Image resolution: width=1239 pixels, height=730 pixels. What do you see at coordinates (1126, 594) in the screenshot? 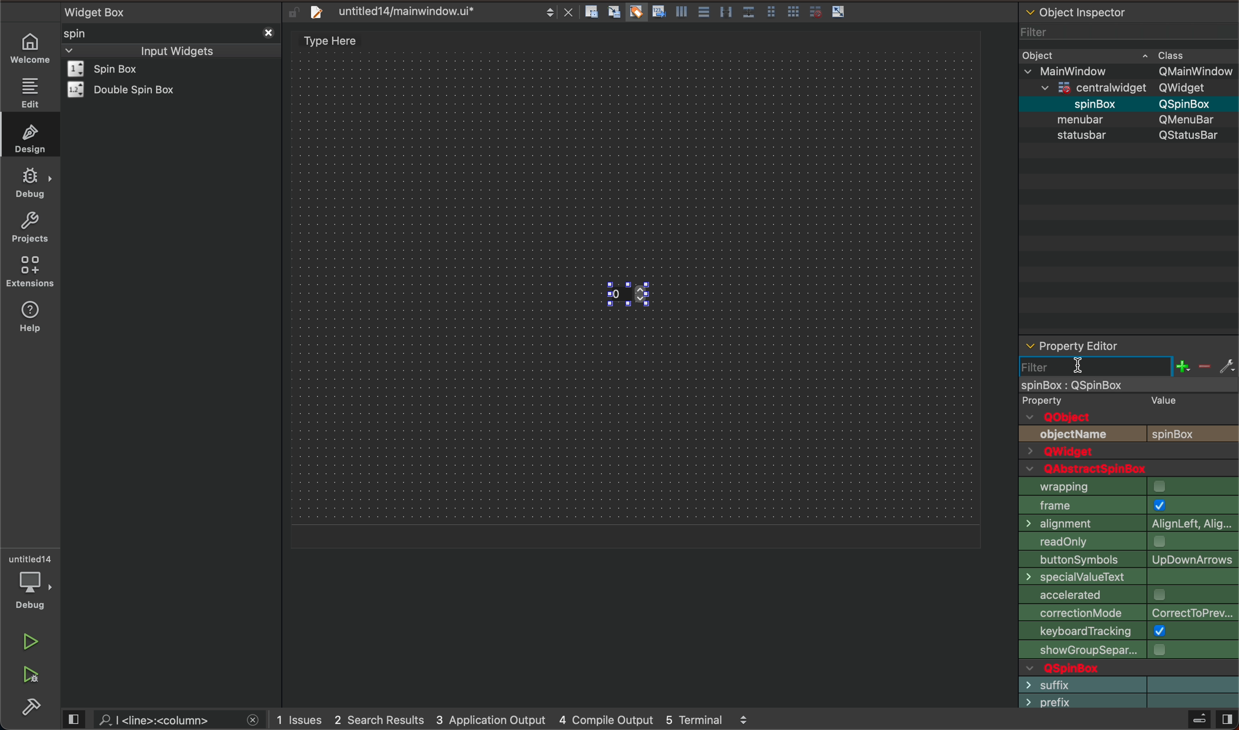
I see `dock option` at bounding box center [1126, 594].